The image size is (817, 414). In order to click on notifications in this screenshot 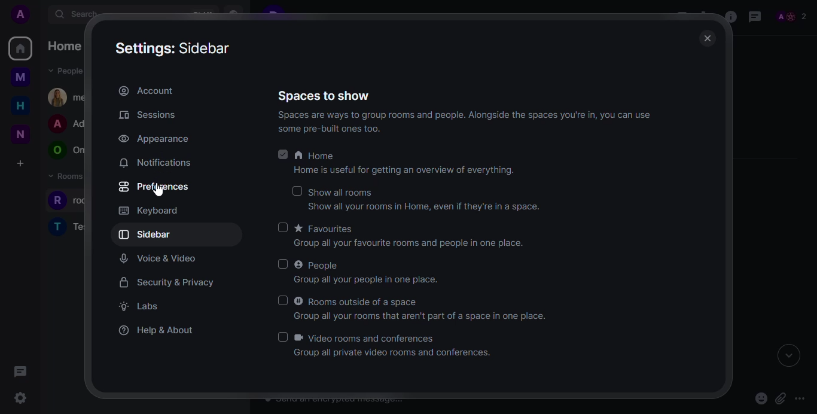, I will do `click(155, 162)`.